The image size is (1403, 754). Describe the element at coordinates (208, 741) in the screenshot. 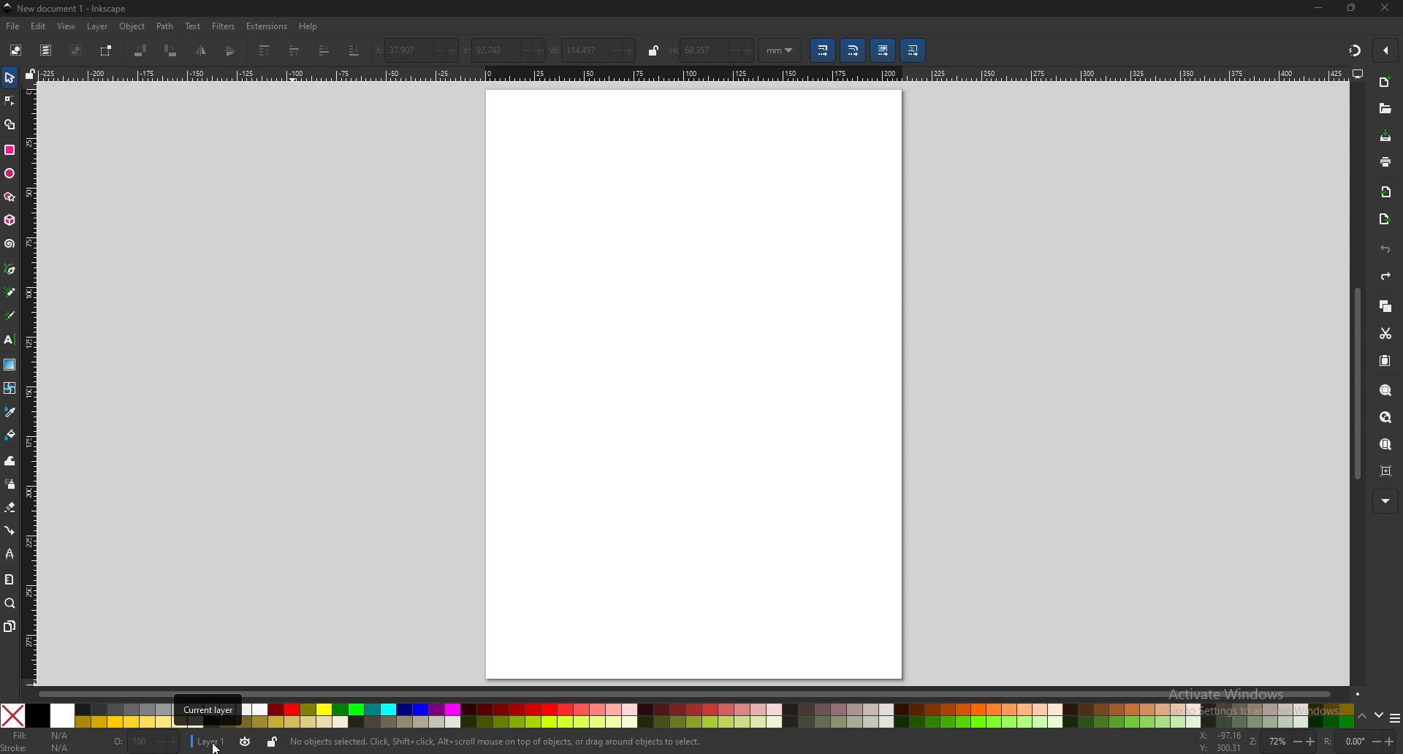

I see `layer` at that location.